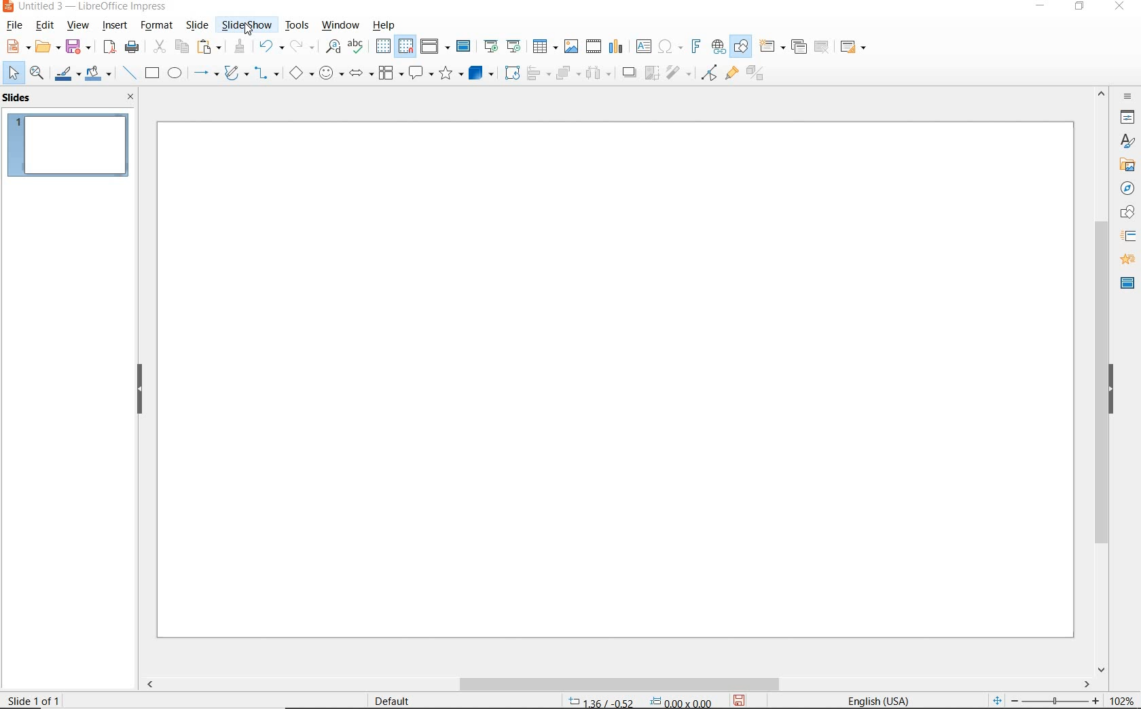  Describe the element at coordinates (490, 47) in the screenshot. I see `START FROM FIRST SLIDE` at that location.